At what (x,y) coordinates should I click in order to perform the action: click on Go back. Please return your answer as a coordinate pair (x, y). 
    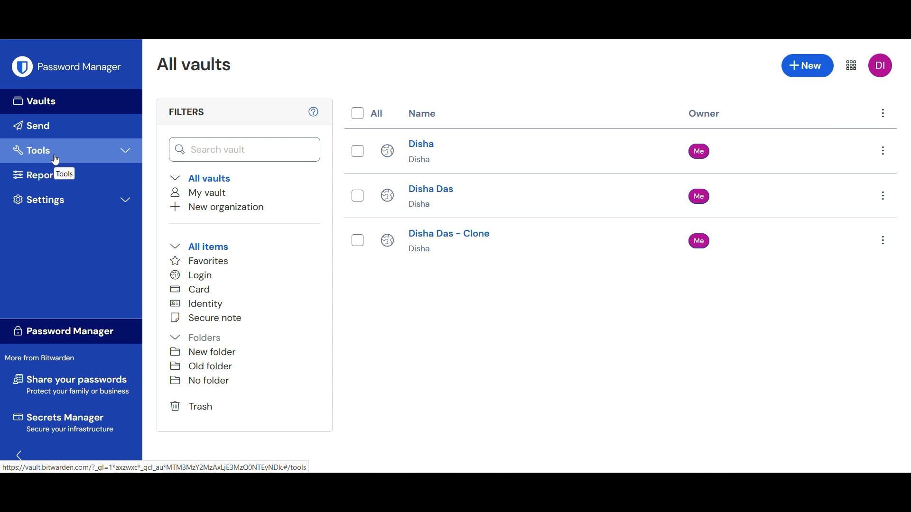
    Looking at the image, I should click on (19, 455).